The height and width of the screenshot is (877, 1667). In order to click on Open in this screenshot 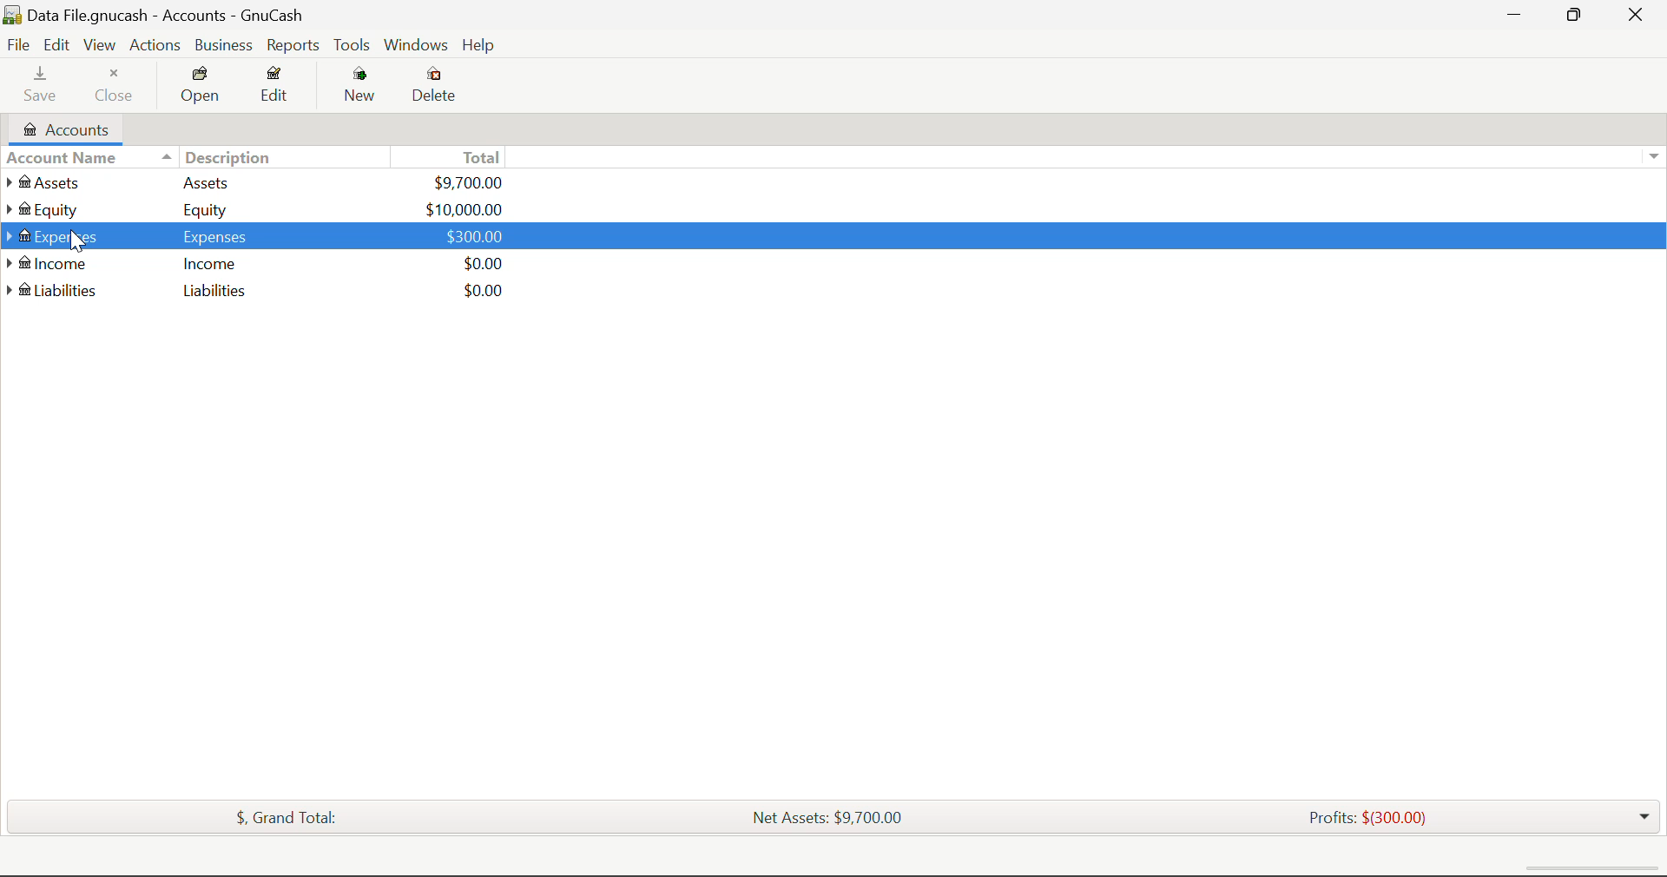, I will do `click(199, 88)`.